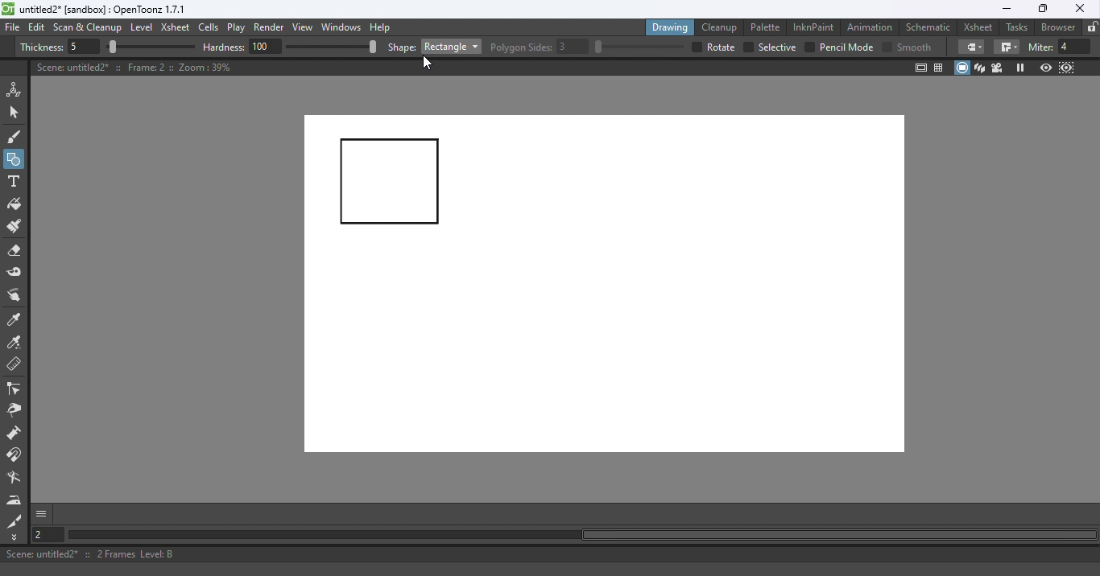 This screenshot has height=576, width=1100. What do you see at coordinates (428, 65) in the screenshot?
I see `Cursor` at bounding box center [428, 65].